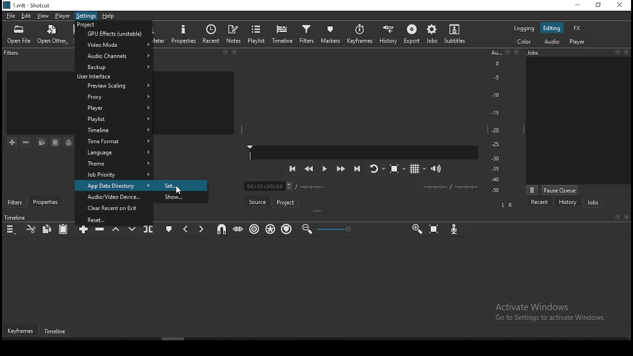  What do you see at coordinates (13, 143) in the screenshot?
I see `add a filter` at bounding box center [13, 143].